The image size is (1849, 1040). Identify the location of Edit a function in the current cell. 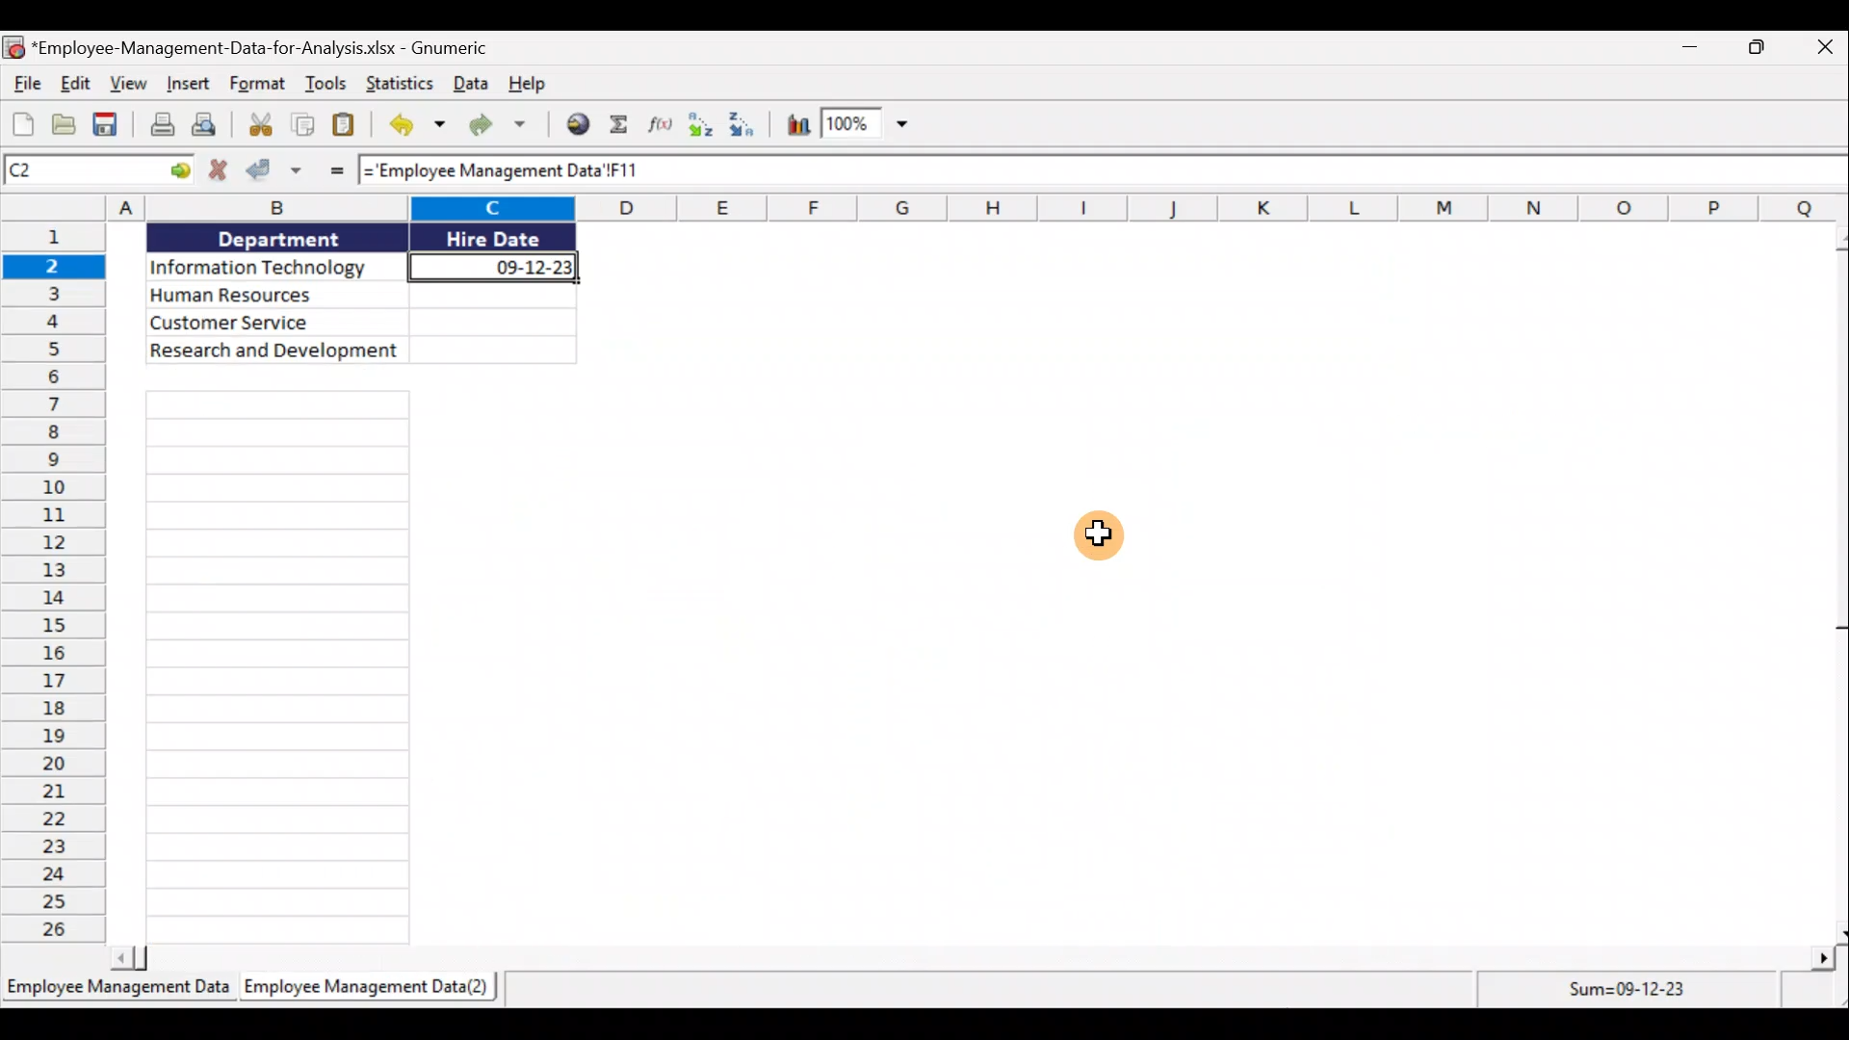
(666, 126).